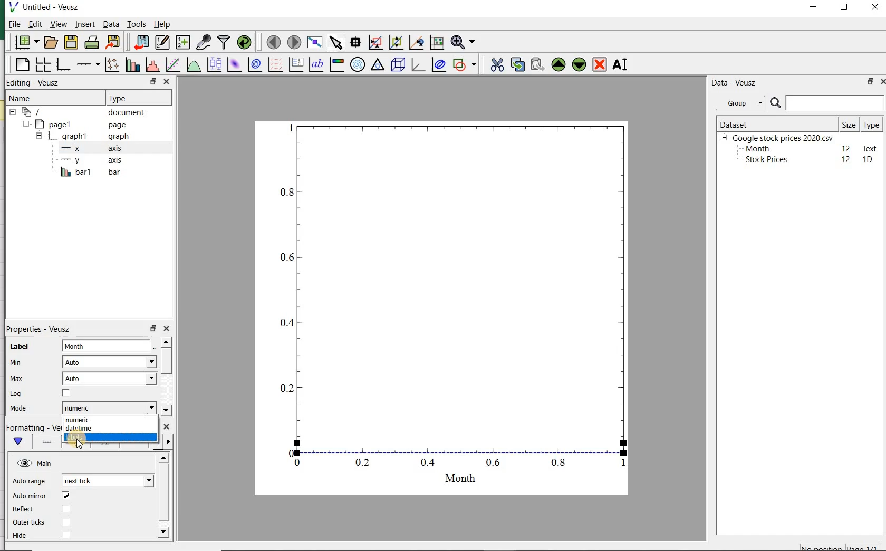  What do you see at coordinates (65, 521) in the screenshot?
I see `check/uncheck` at bounding box center [65, 521].